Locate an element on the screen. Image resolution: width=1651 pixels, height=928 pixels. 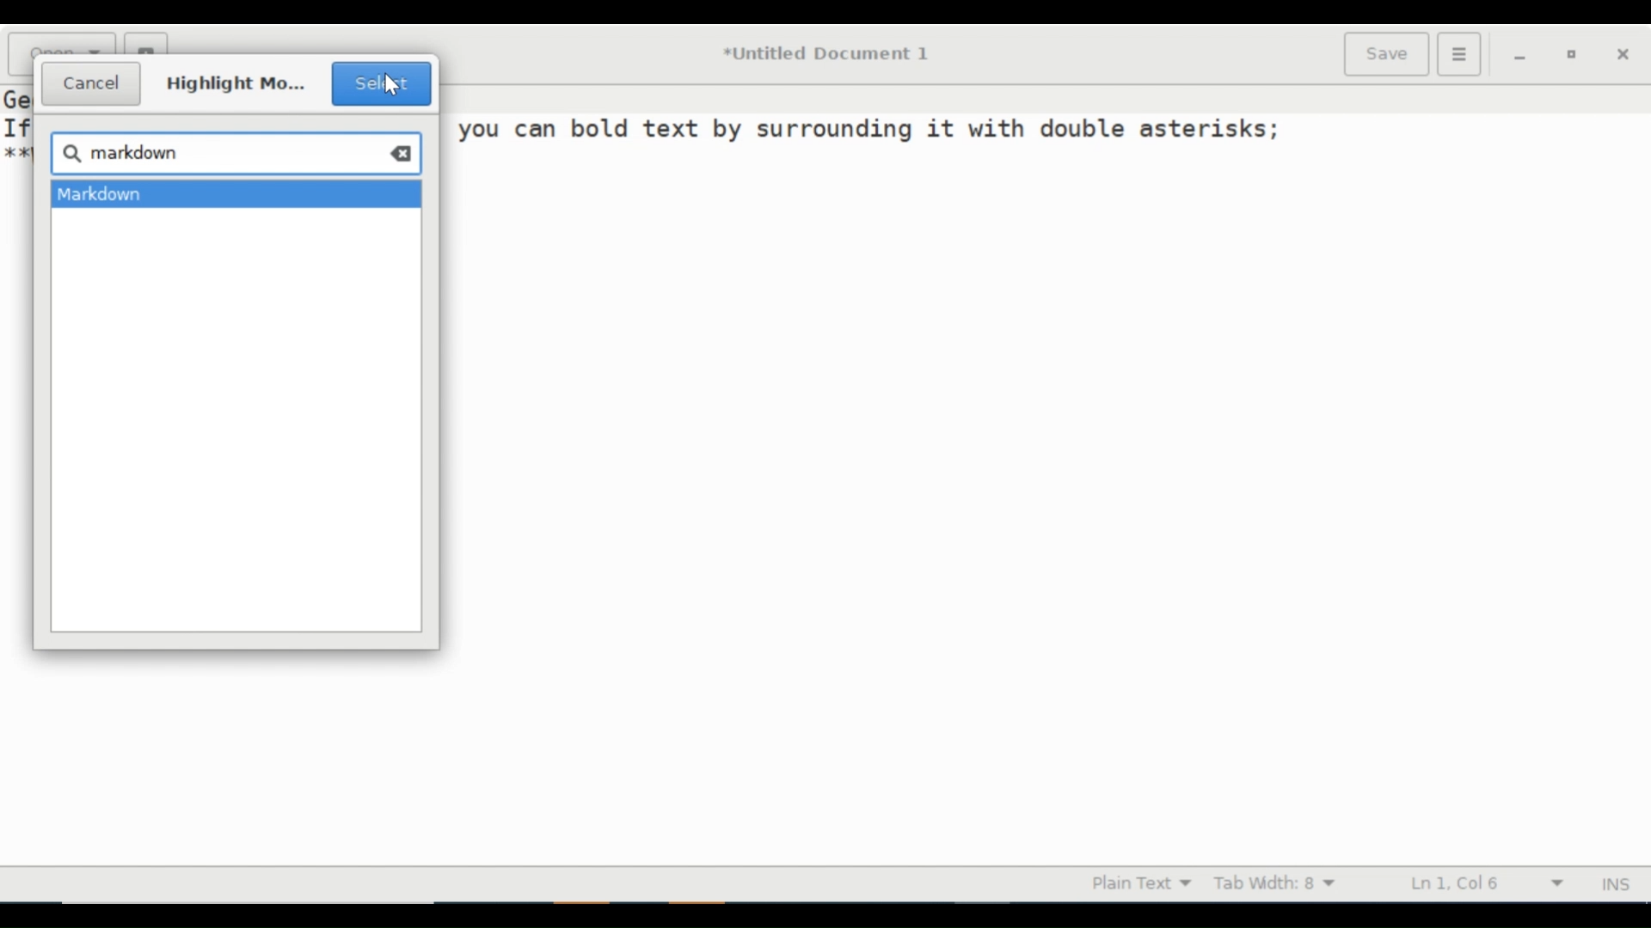
minimize is located at coordinates (1525, 54).